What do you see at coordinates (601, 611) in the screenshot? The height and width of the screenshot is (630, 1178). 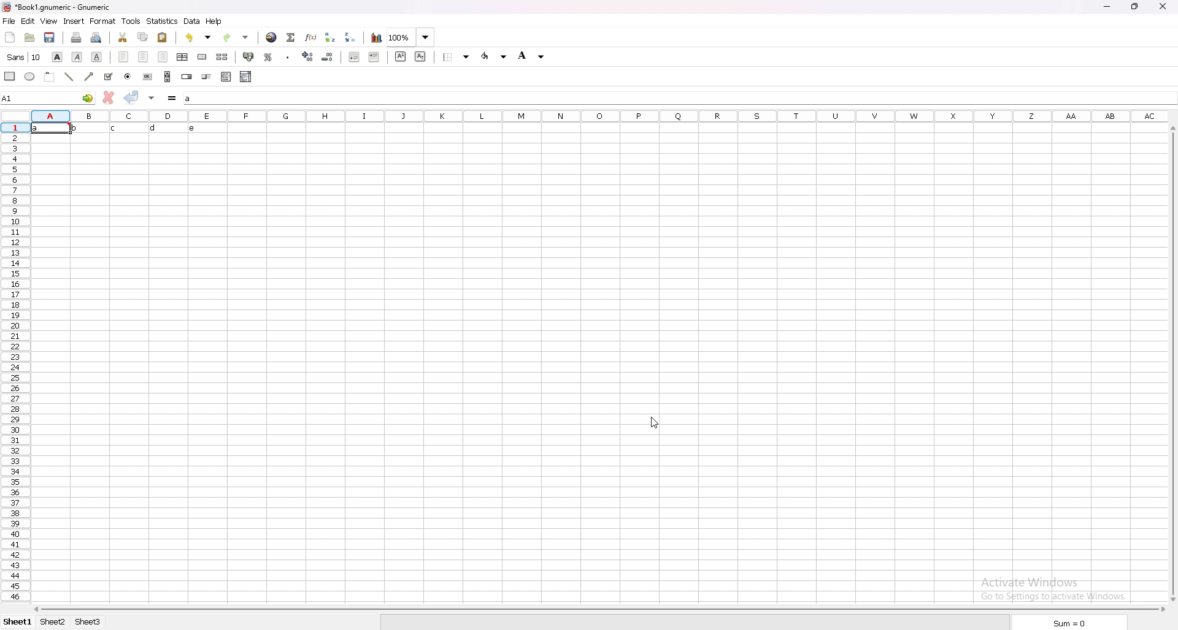 I see `scroll bar` at bounding box center [601, 611].